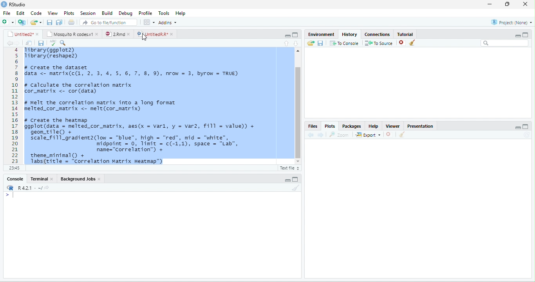 The height and width of the screenshot is (282, 535). I want to click on files, so click(27, 42).